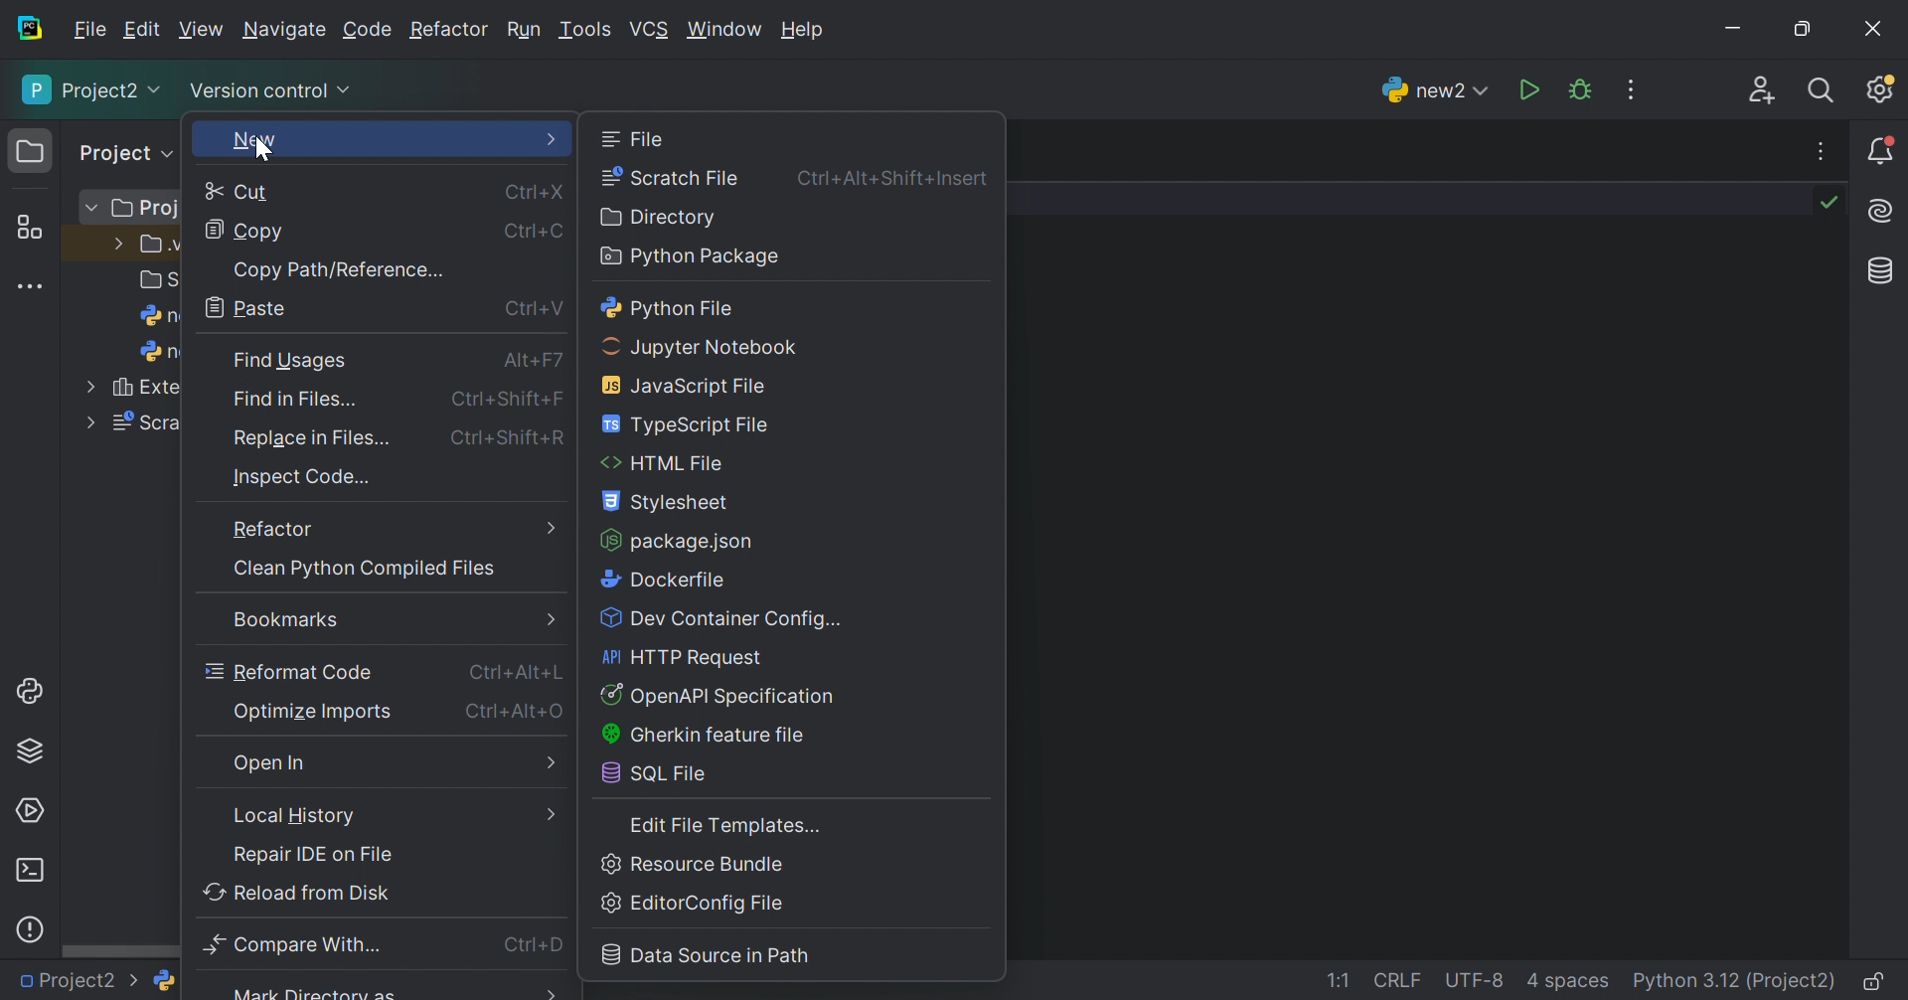  Describe the element at coordinates (31, 148) in the screenshot. I see `Project icon` at that location.